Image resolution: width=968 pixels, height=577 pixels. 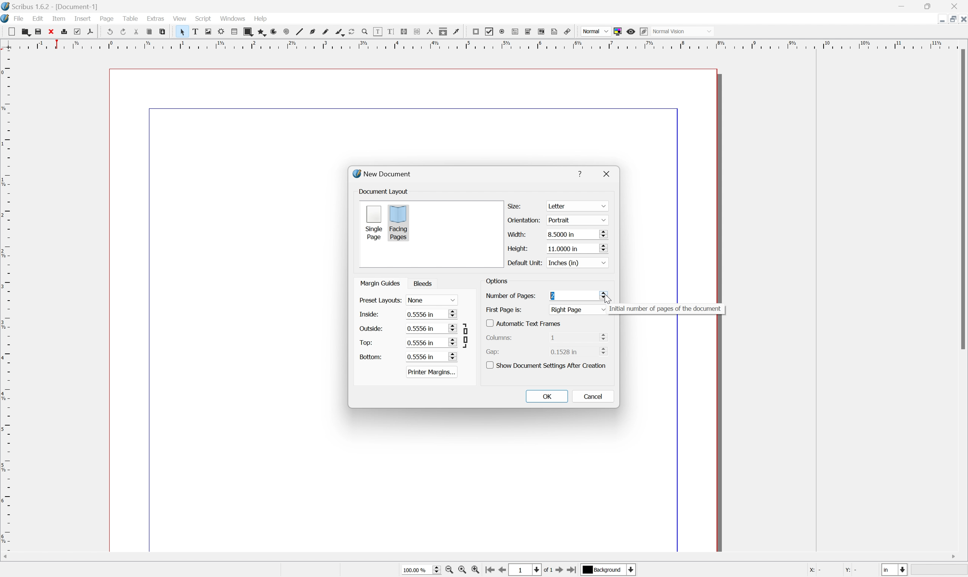 What do you see at coordinates (364, 30) in the screenshot?
I see `Zoom in or out` at bounding box center [364, 30].